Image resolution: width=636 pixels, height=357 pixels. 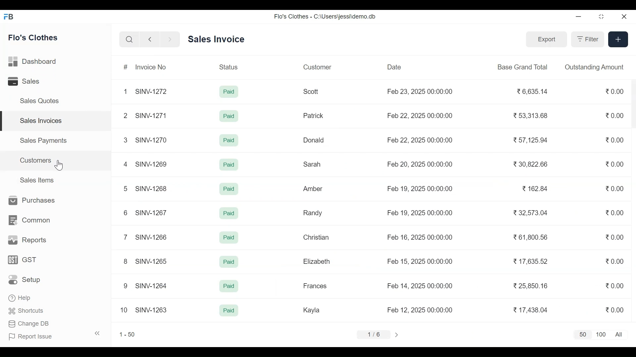 What do you see at coordinates (316, 237) in the screenshot?
I see `Christian` at bounding box center [316, 237].